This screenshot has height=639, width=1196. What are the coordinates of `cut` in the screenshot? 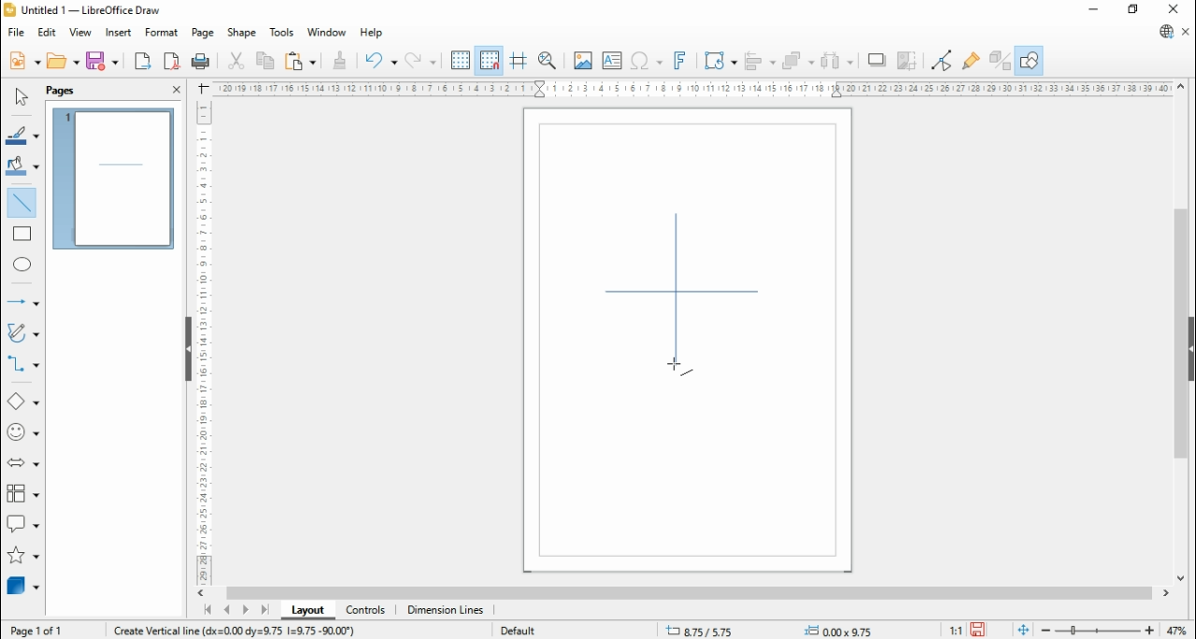 It's located at (237, 62).